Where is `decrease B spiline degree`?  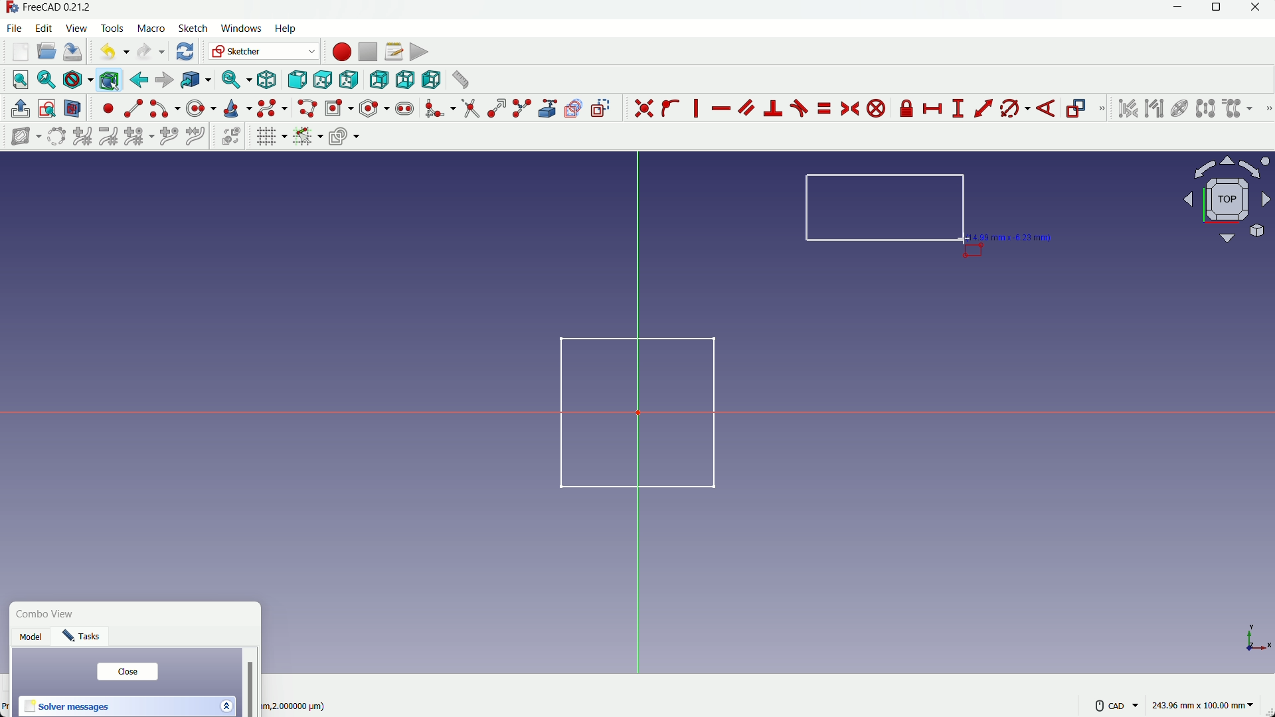
decrease B spiline degree is located at coordinates (108, 136).